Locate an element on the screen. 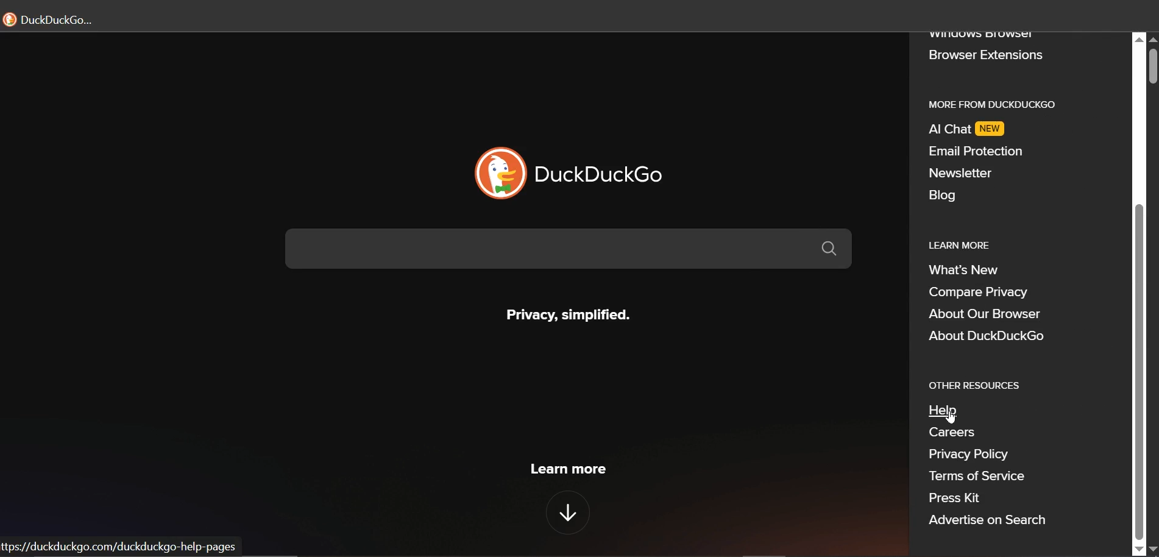 The height and width of the screenshot is (557, 1159). About Duckduckgo is located at coordinates (990, 335).